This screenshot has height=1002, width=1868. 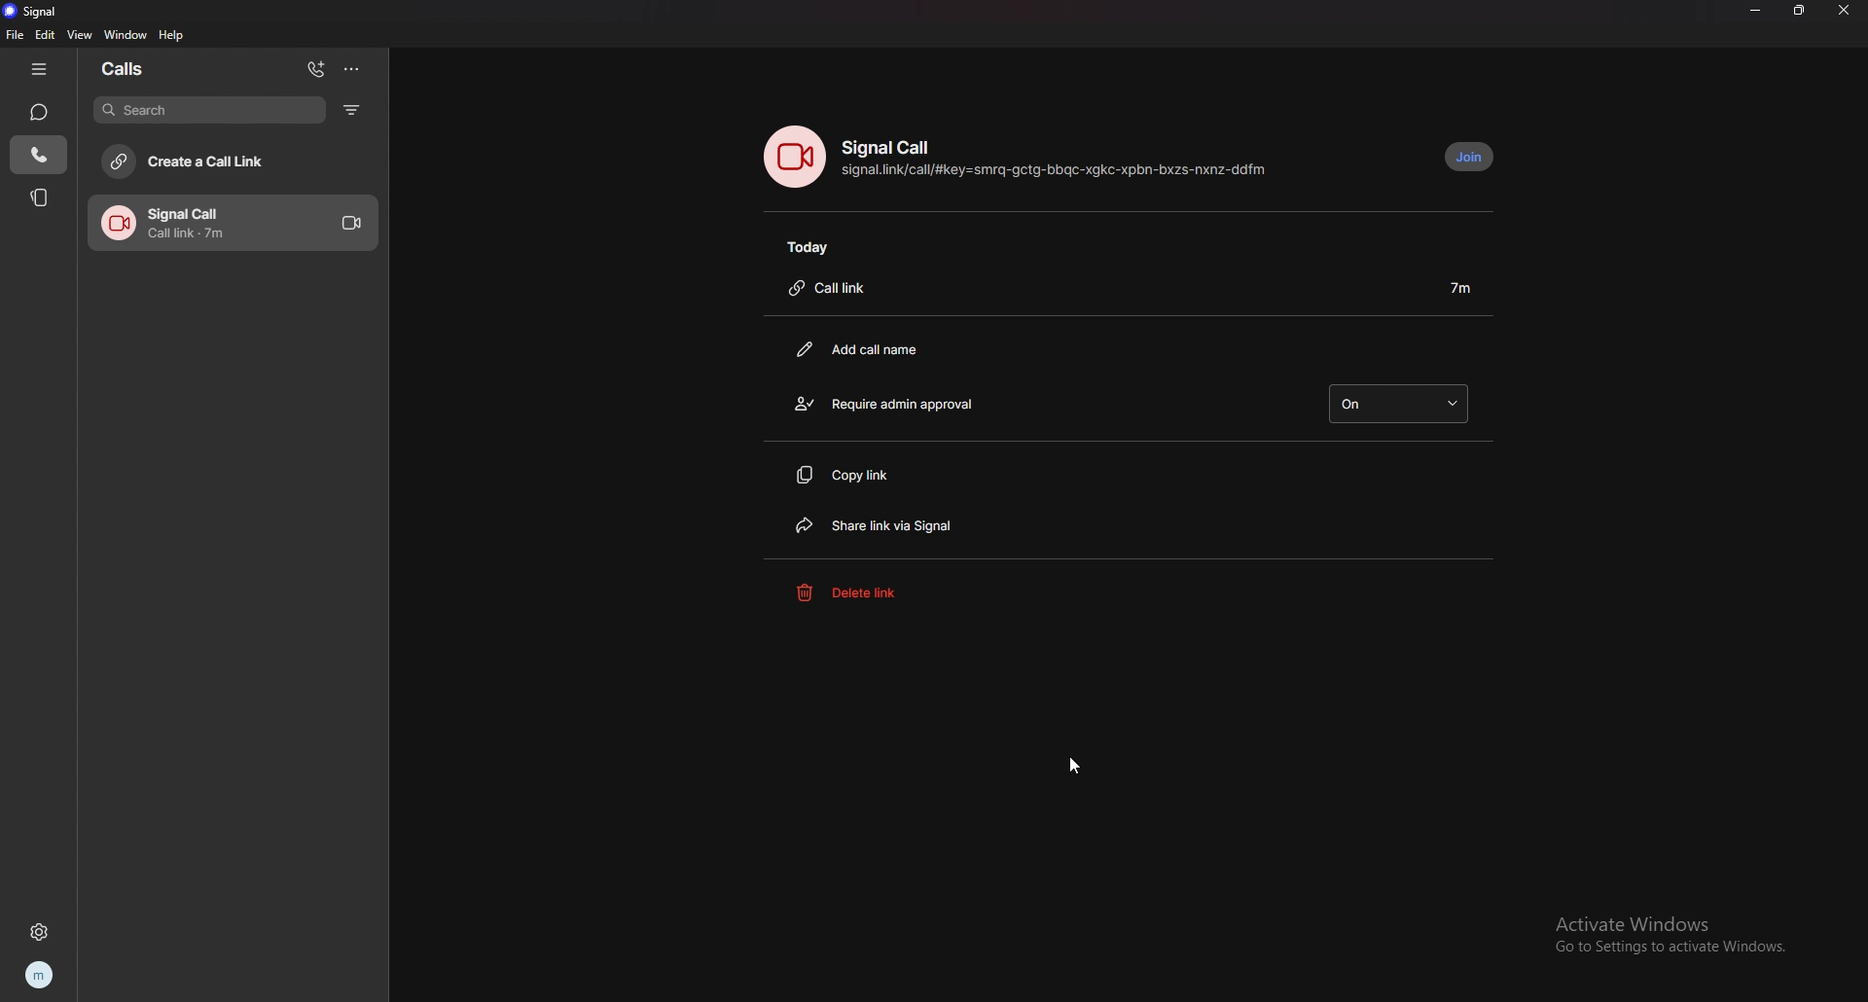 What do you see at coordinates (14, 35) in the screenshot?
I see `file` at bounding box center [14, 35].